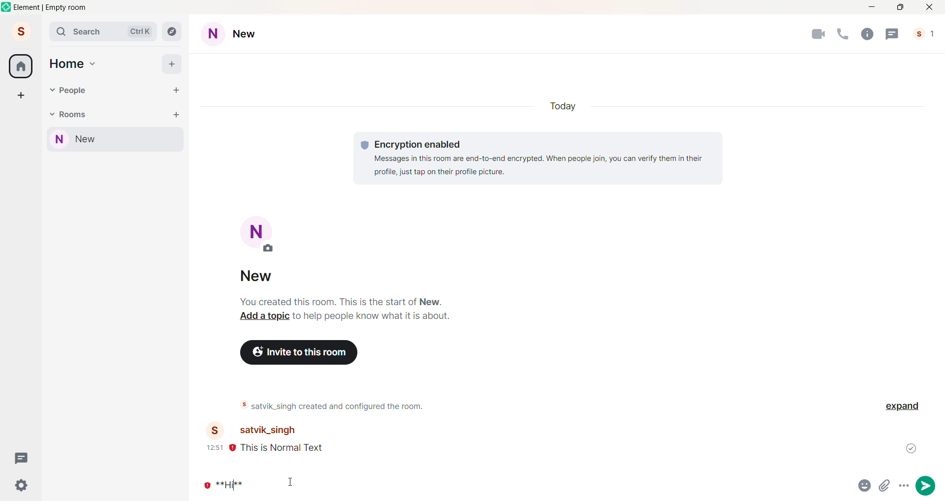 This screenshot has height=501, width=945. Describe the element at coordinates (232, 449) in the screenshot. I see `Not Encrypted` at that location.